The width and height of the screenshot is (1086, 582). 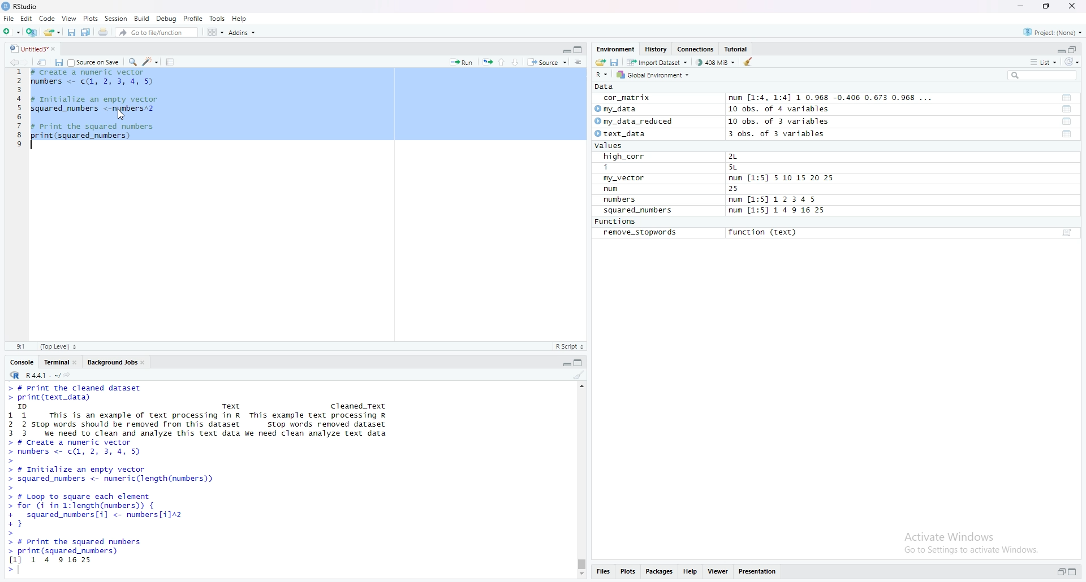 I want to click on save, so click(x=58, y=62).